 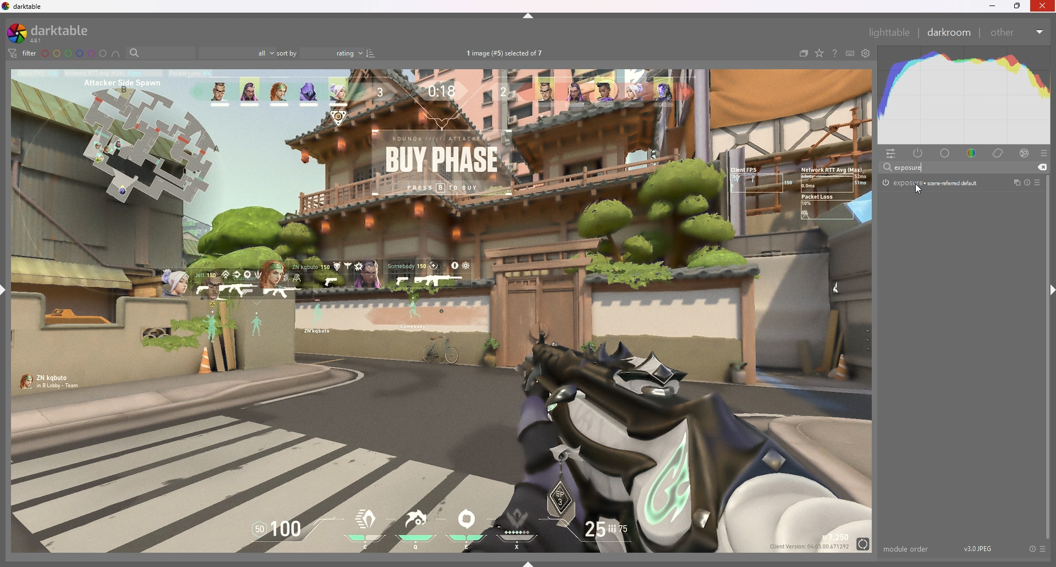 I want to click on resize, so click(x=1018, y=6).